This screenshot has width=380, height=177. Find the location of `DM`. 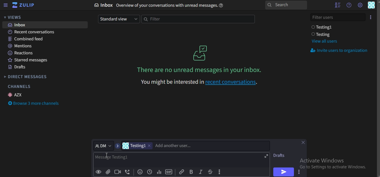

DM is located at coordinates (104, 145).